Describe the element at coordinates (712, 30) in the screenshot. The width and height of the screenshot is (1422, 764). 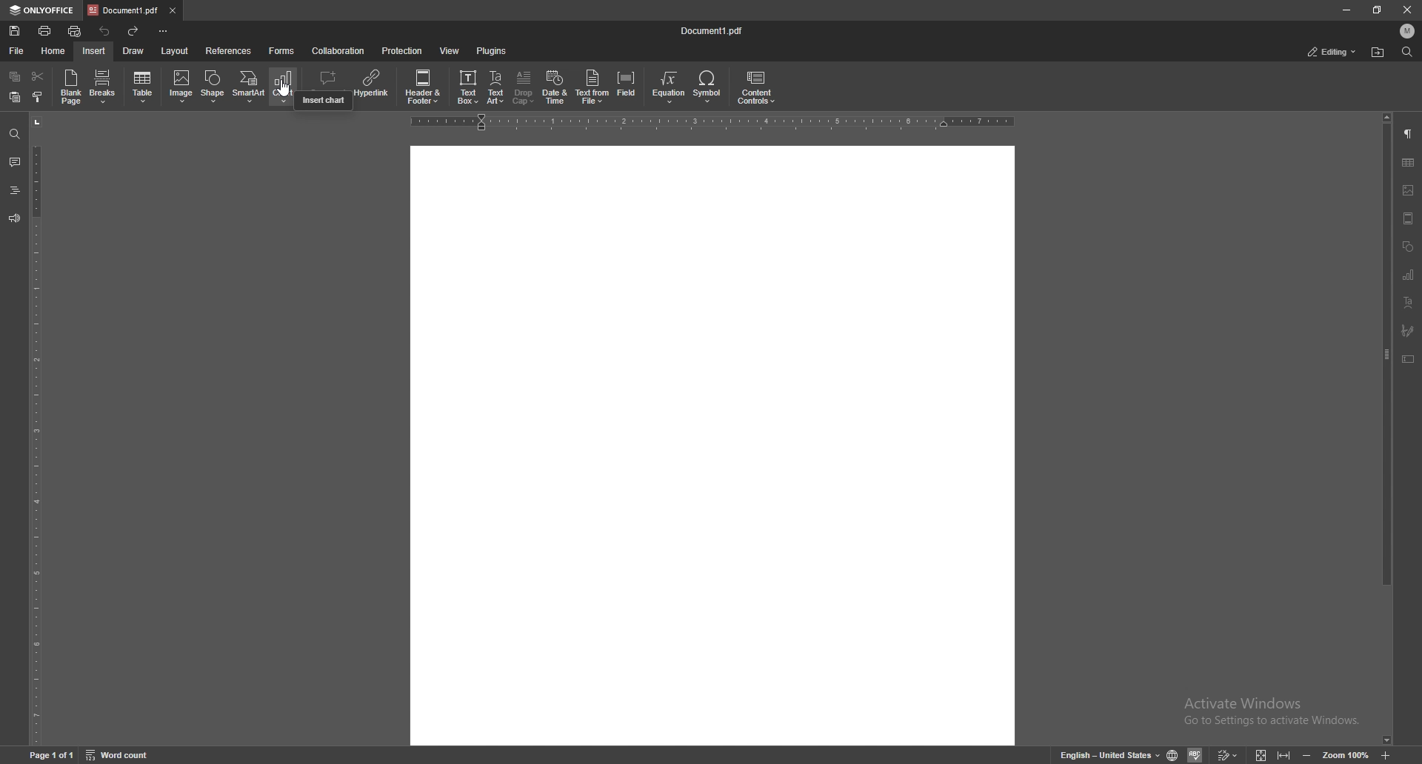
I see `file name` at that location.